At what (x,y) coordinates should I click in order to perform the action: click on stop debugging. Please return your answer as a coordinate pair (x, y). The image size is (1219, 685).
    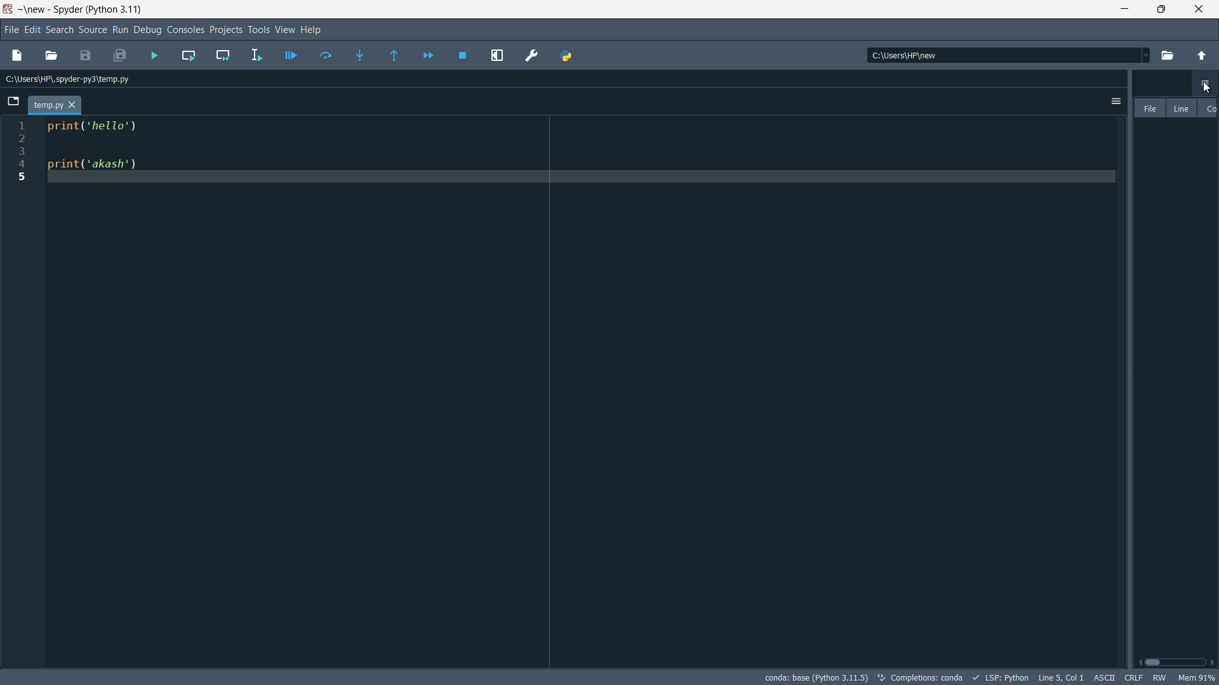
    Looking at the image, I should click on (461, 55).